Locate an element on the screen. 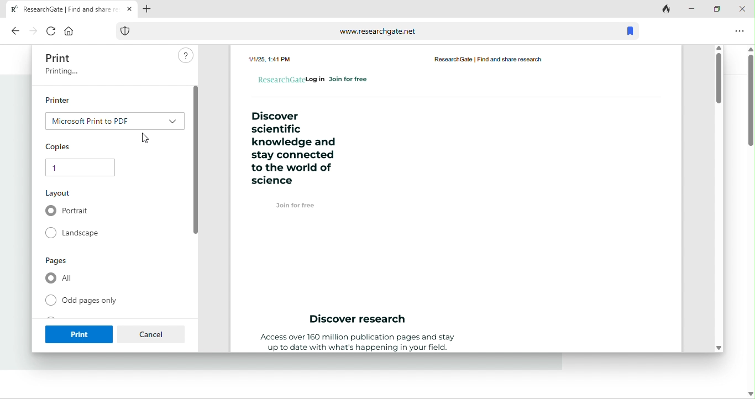 The image size is (755, 399). print is located at coordinates (60, 57).